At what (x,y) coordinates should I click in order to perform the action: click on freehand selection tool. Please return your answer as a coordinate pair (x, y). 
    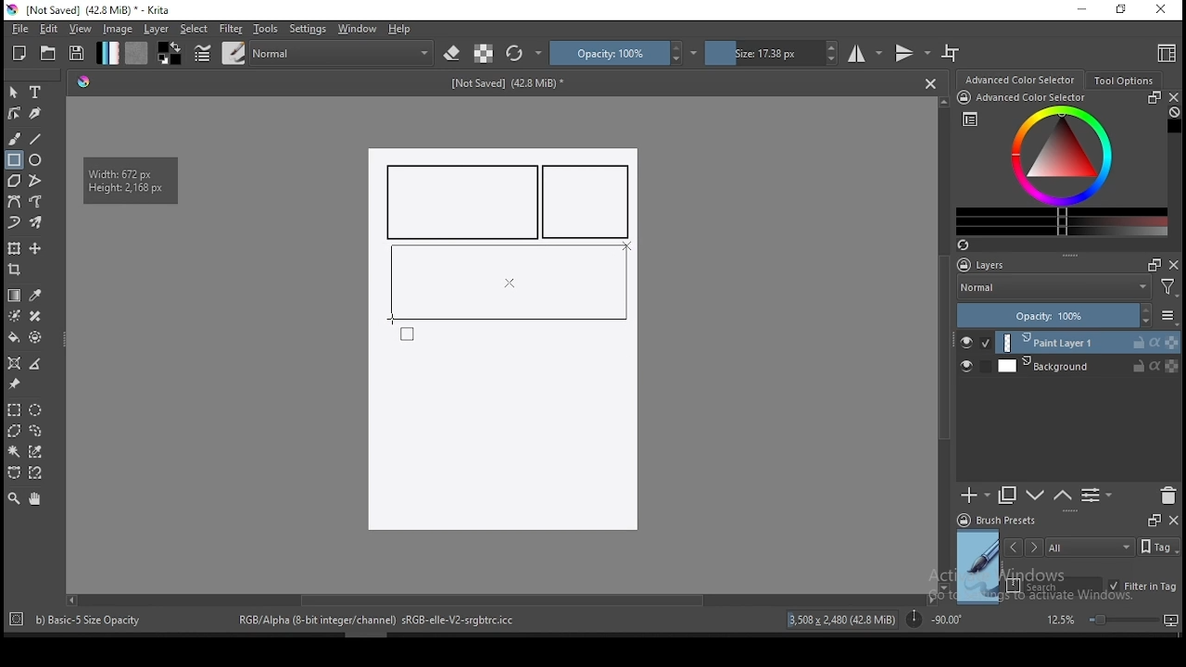
    Looking at the image, I should click on (36, 431).